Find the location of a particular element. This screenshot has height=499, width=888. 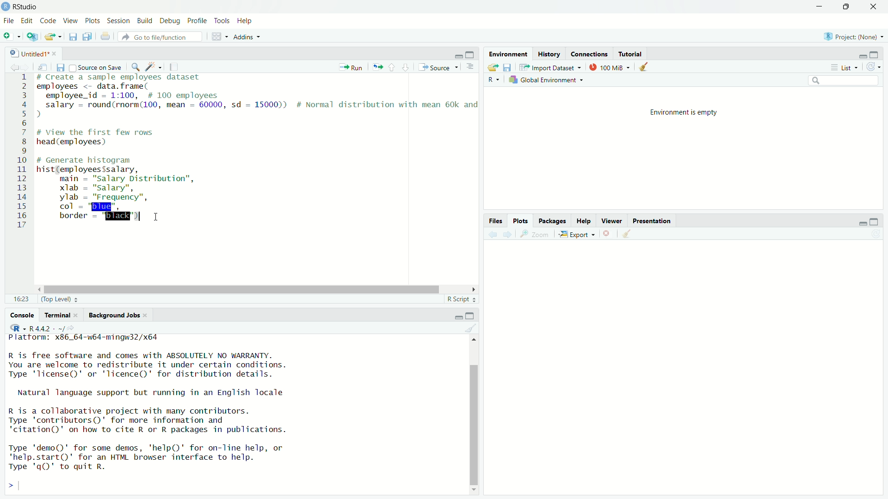

zoom is located at coordinates (535, 234).